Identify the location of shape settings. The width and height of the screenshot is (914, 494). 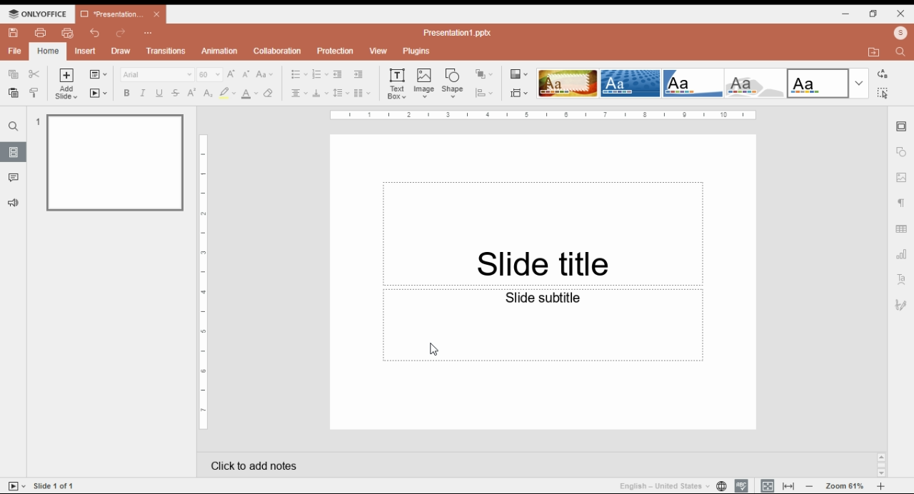
(902, 152).